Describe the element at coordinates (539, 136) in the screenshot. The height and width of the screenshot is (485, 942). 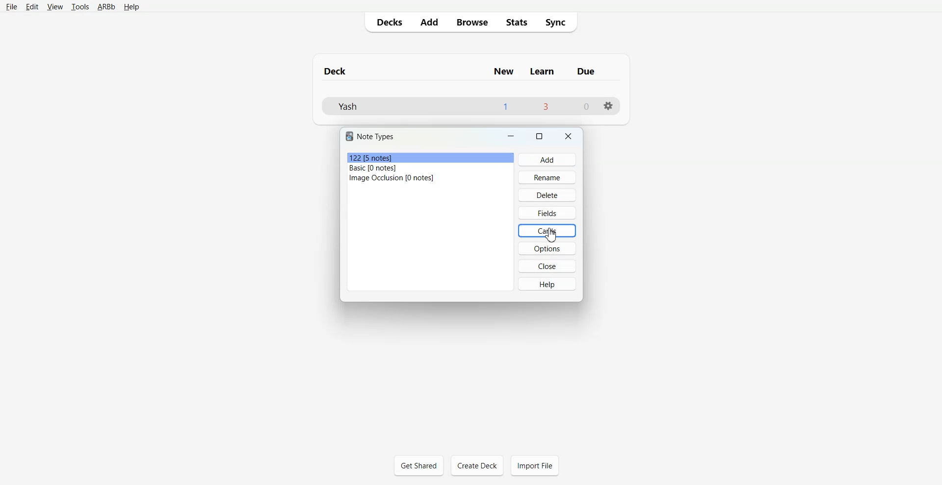
I see `Maximize` at that location.